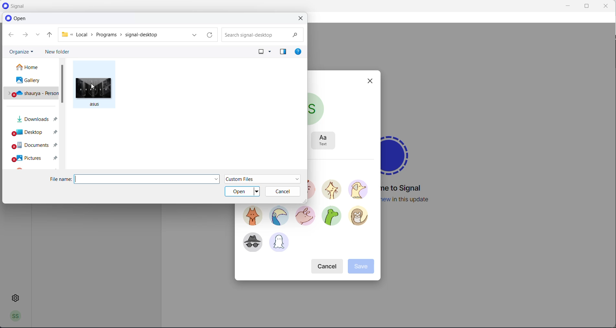  Describe the element at coordinates (25, 35) in the screenshot. I see `go forward` at that location.